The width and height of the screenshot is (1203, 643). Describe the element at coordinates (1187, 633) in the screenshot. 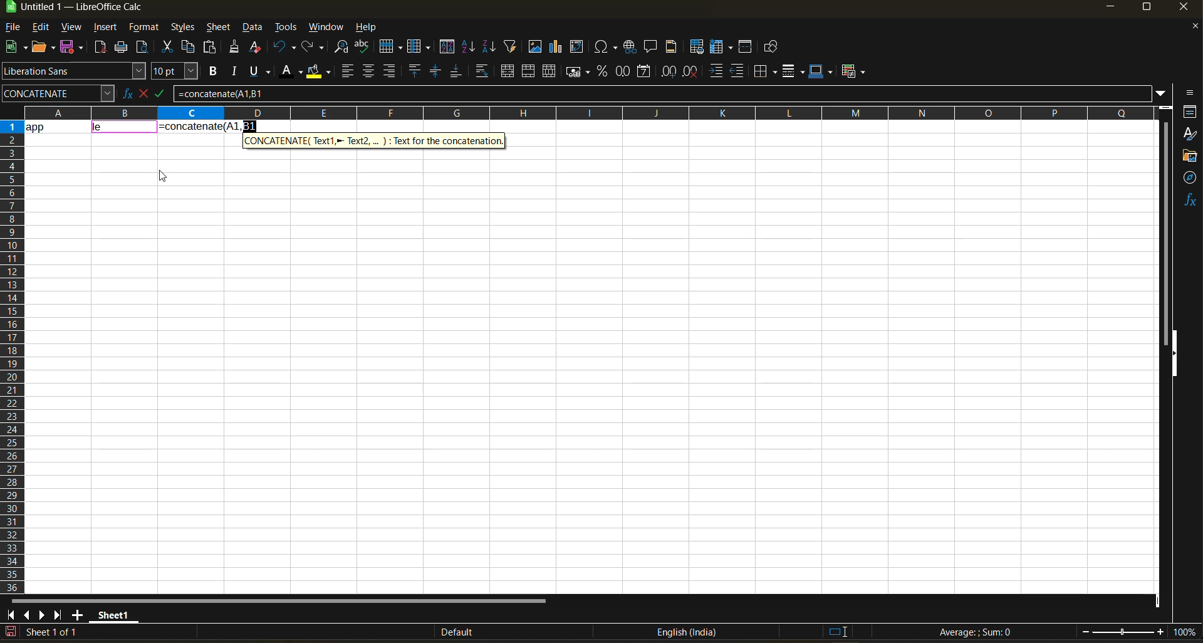

I see `zoom factor` at that location.